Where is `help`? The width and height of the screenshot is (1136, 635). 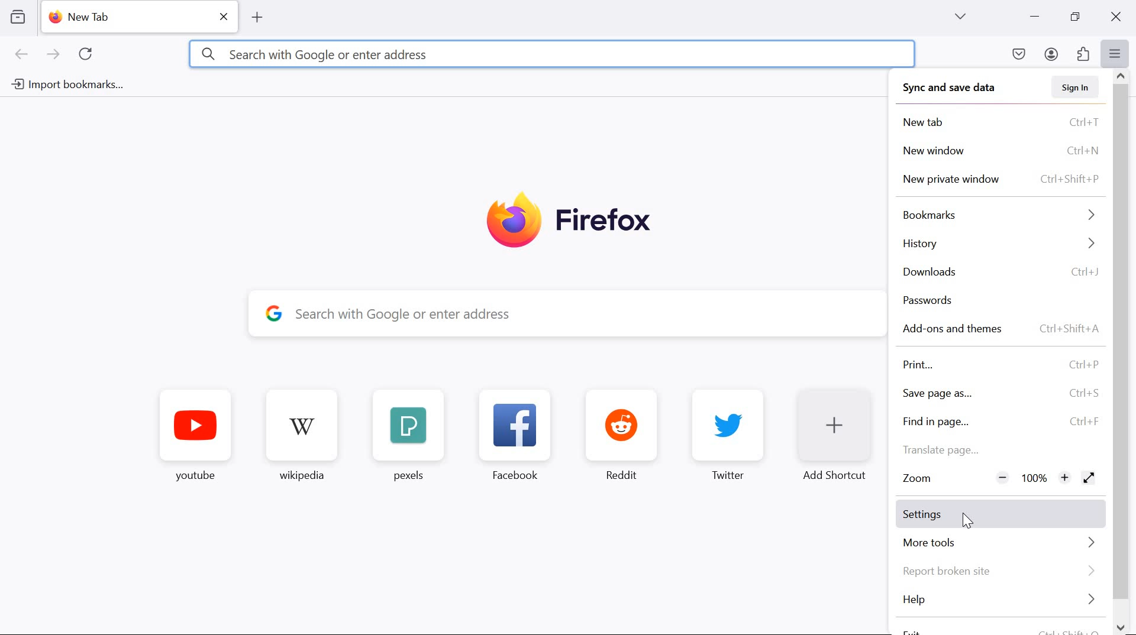
help is located at coordinates (1000, 598).